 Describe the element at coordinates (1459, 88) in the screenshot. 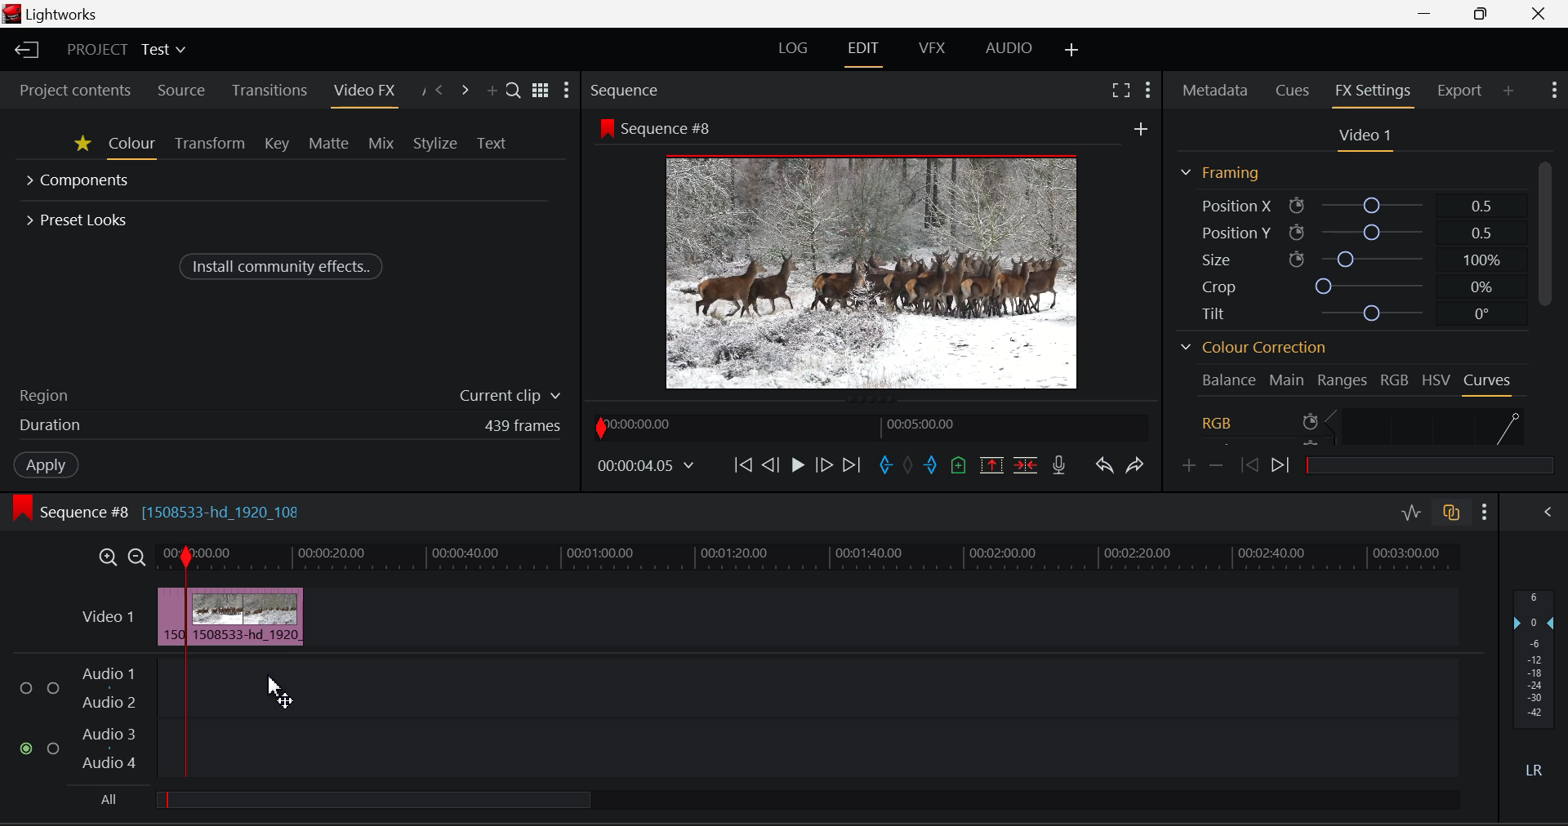

I see `Export` at that location.